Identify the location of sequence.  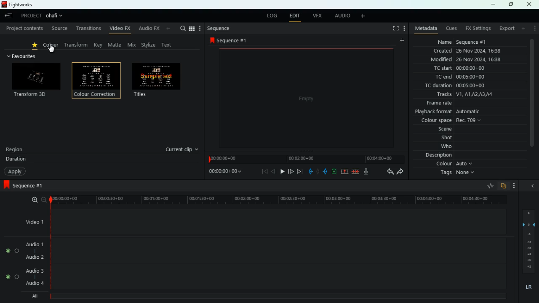
(231, 40).